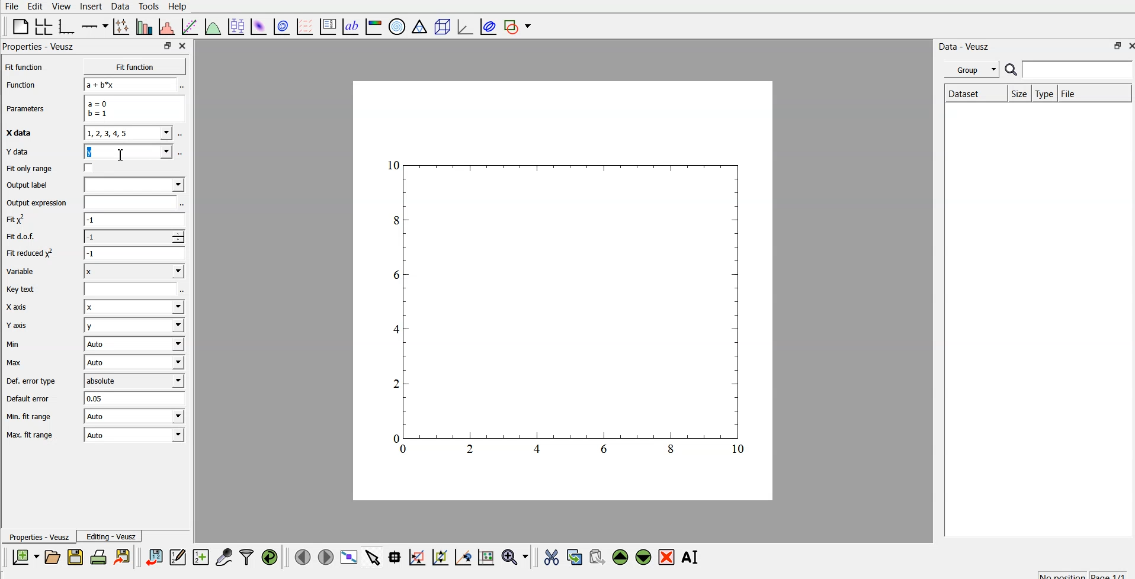  I want to click on histogram of a dataset, so click(166, 27).